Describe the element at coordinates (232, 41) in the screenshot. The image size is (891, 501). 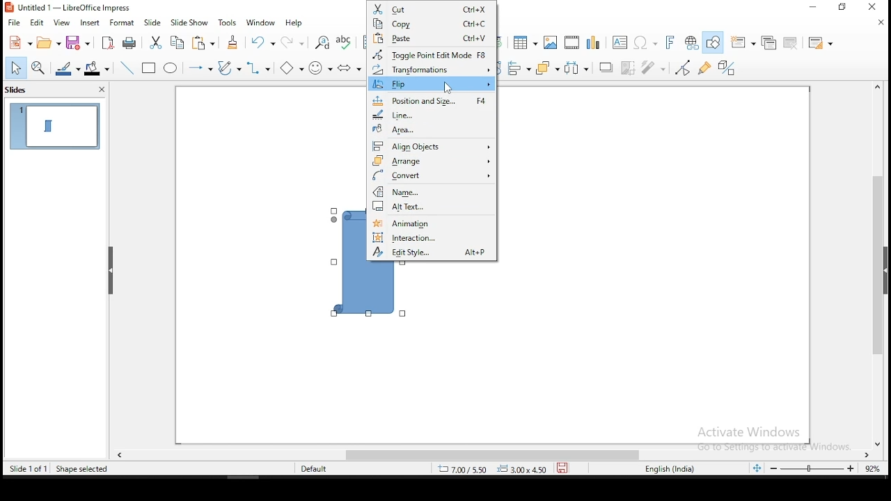
I see `clone formatting` at that location.